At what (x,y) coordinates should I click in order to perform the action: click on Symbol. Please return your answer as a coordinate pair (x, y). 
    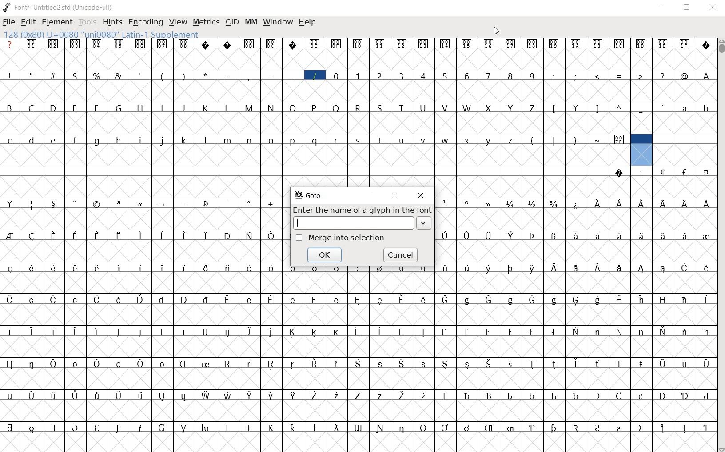
    Looking at the image, I should click on (164, 364).